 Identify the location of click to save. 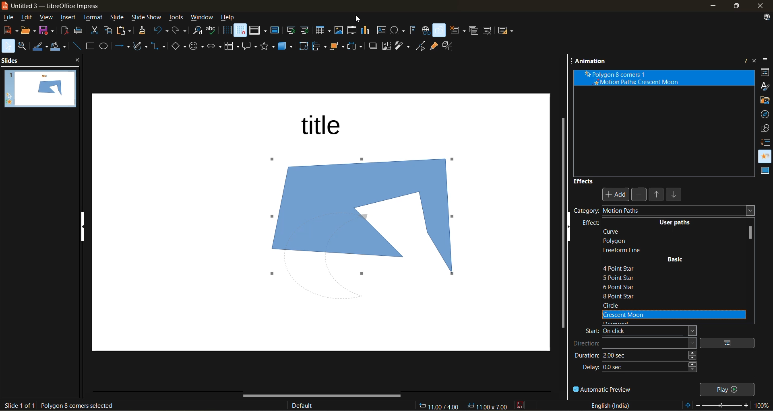
(520, 405).